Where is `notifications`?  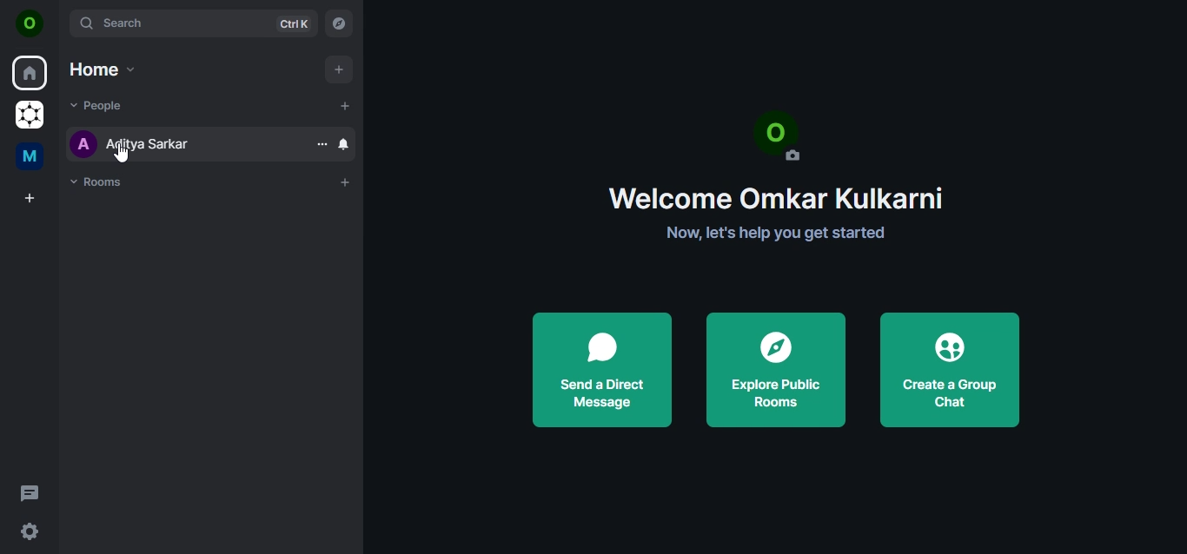 notifications is located at coordinates (343, 146).